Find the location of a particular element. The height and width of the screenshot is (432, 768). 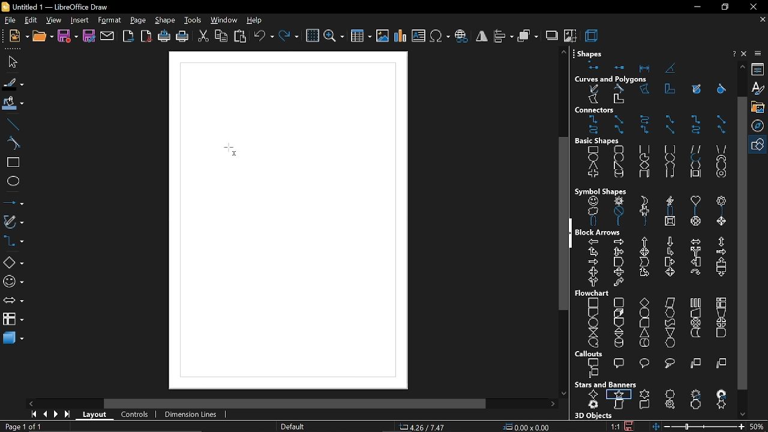

redo is located at coordinates (289, 36).